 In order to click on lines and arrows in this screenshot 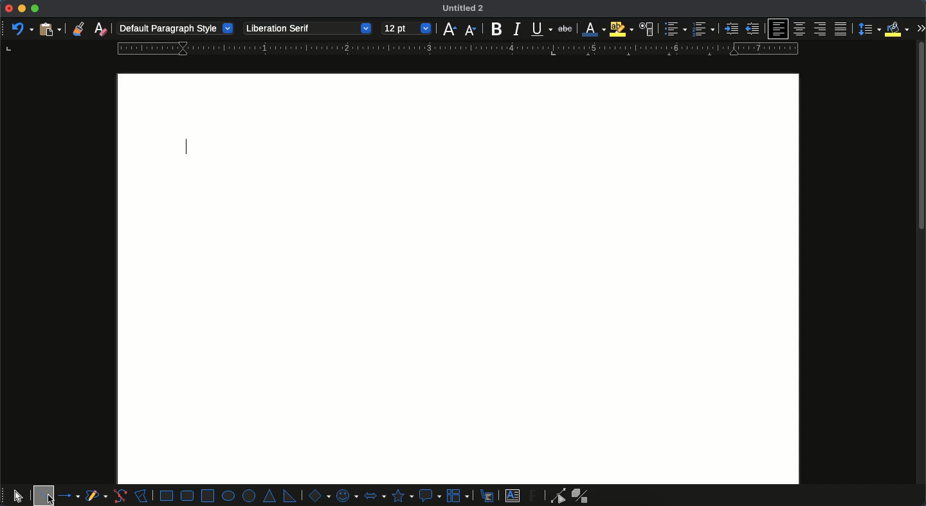, I will do `click(70, 496)`.